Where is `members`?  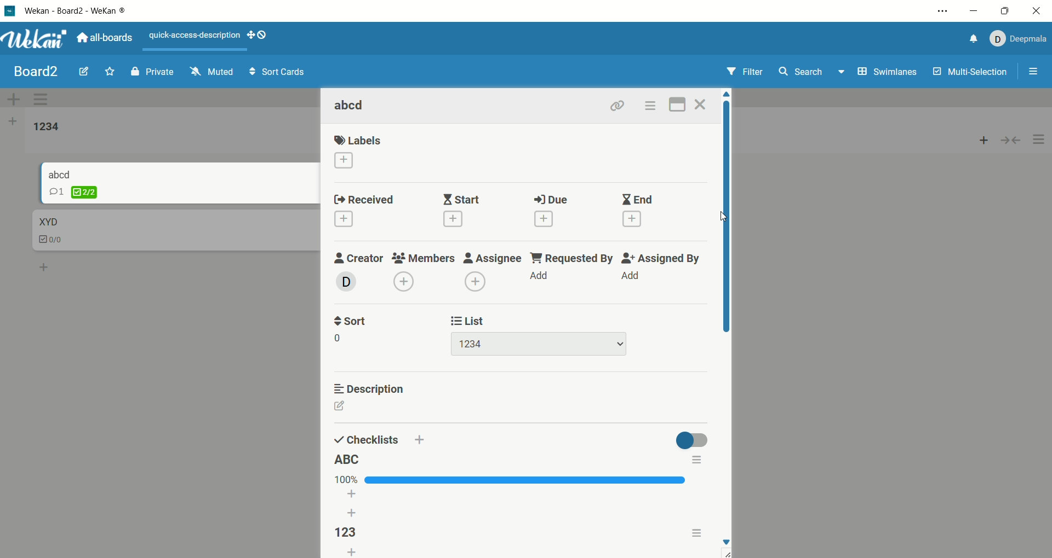 members is located at coordinates (425, 258).